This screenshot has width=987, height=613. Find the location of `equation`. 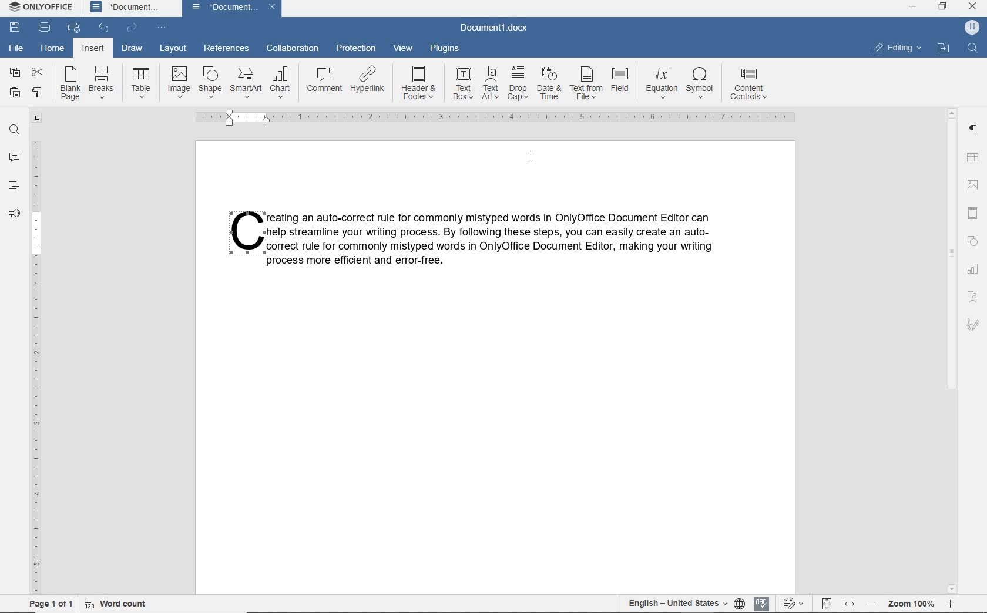

equation is located at coordinates (660, 84).